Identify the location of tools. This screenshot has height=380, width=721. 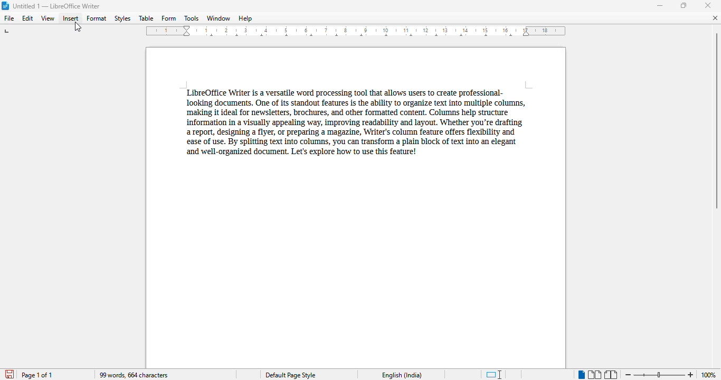
(191, 18).